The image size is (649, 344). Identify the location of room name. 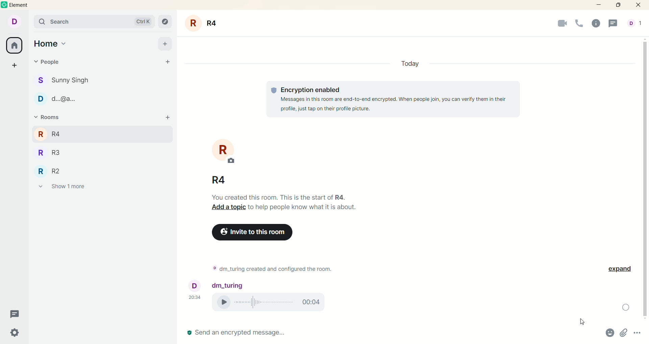
(222, 178).